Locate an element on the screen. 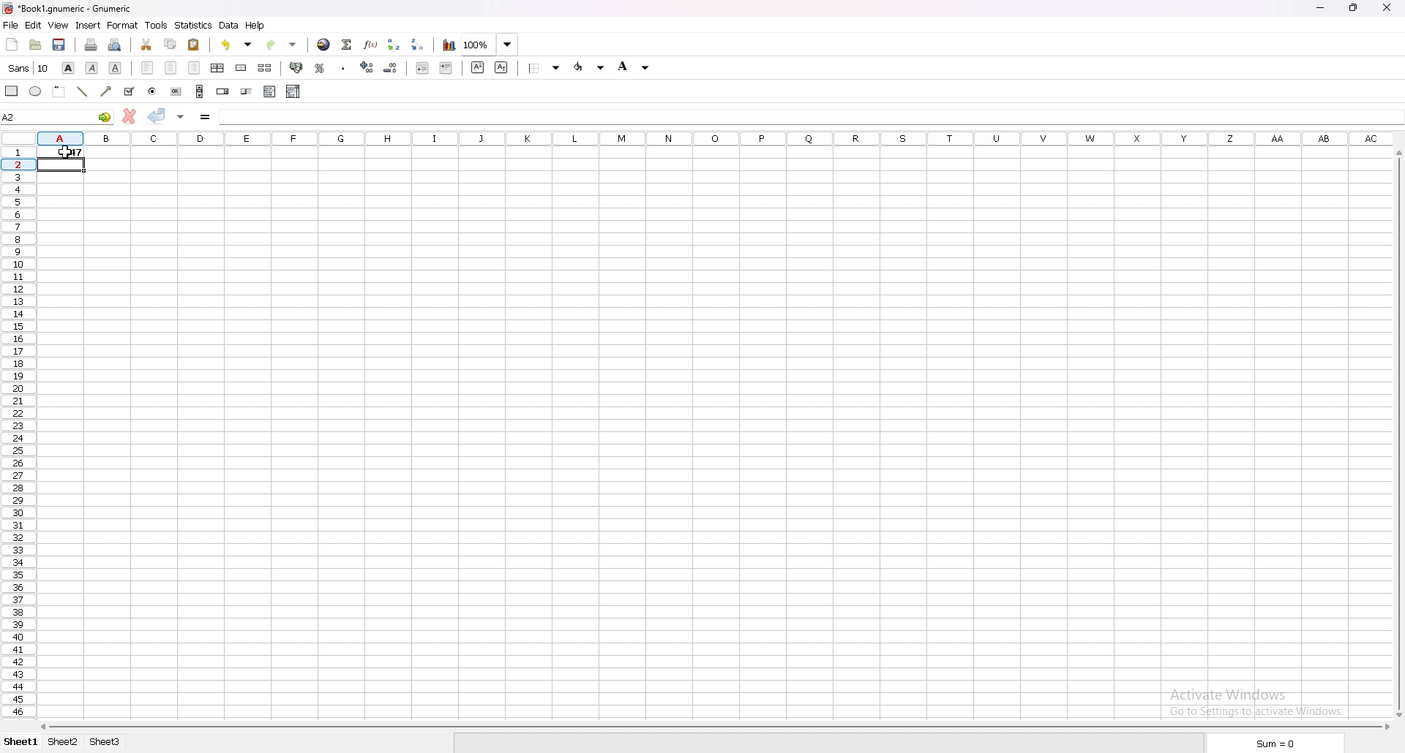  summation is located at coordinates (348, 44).